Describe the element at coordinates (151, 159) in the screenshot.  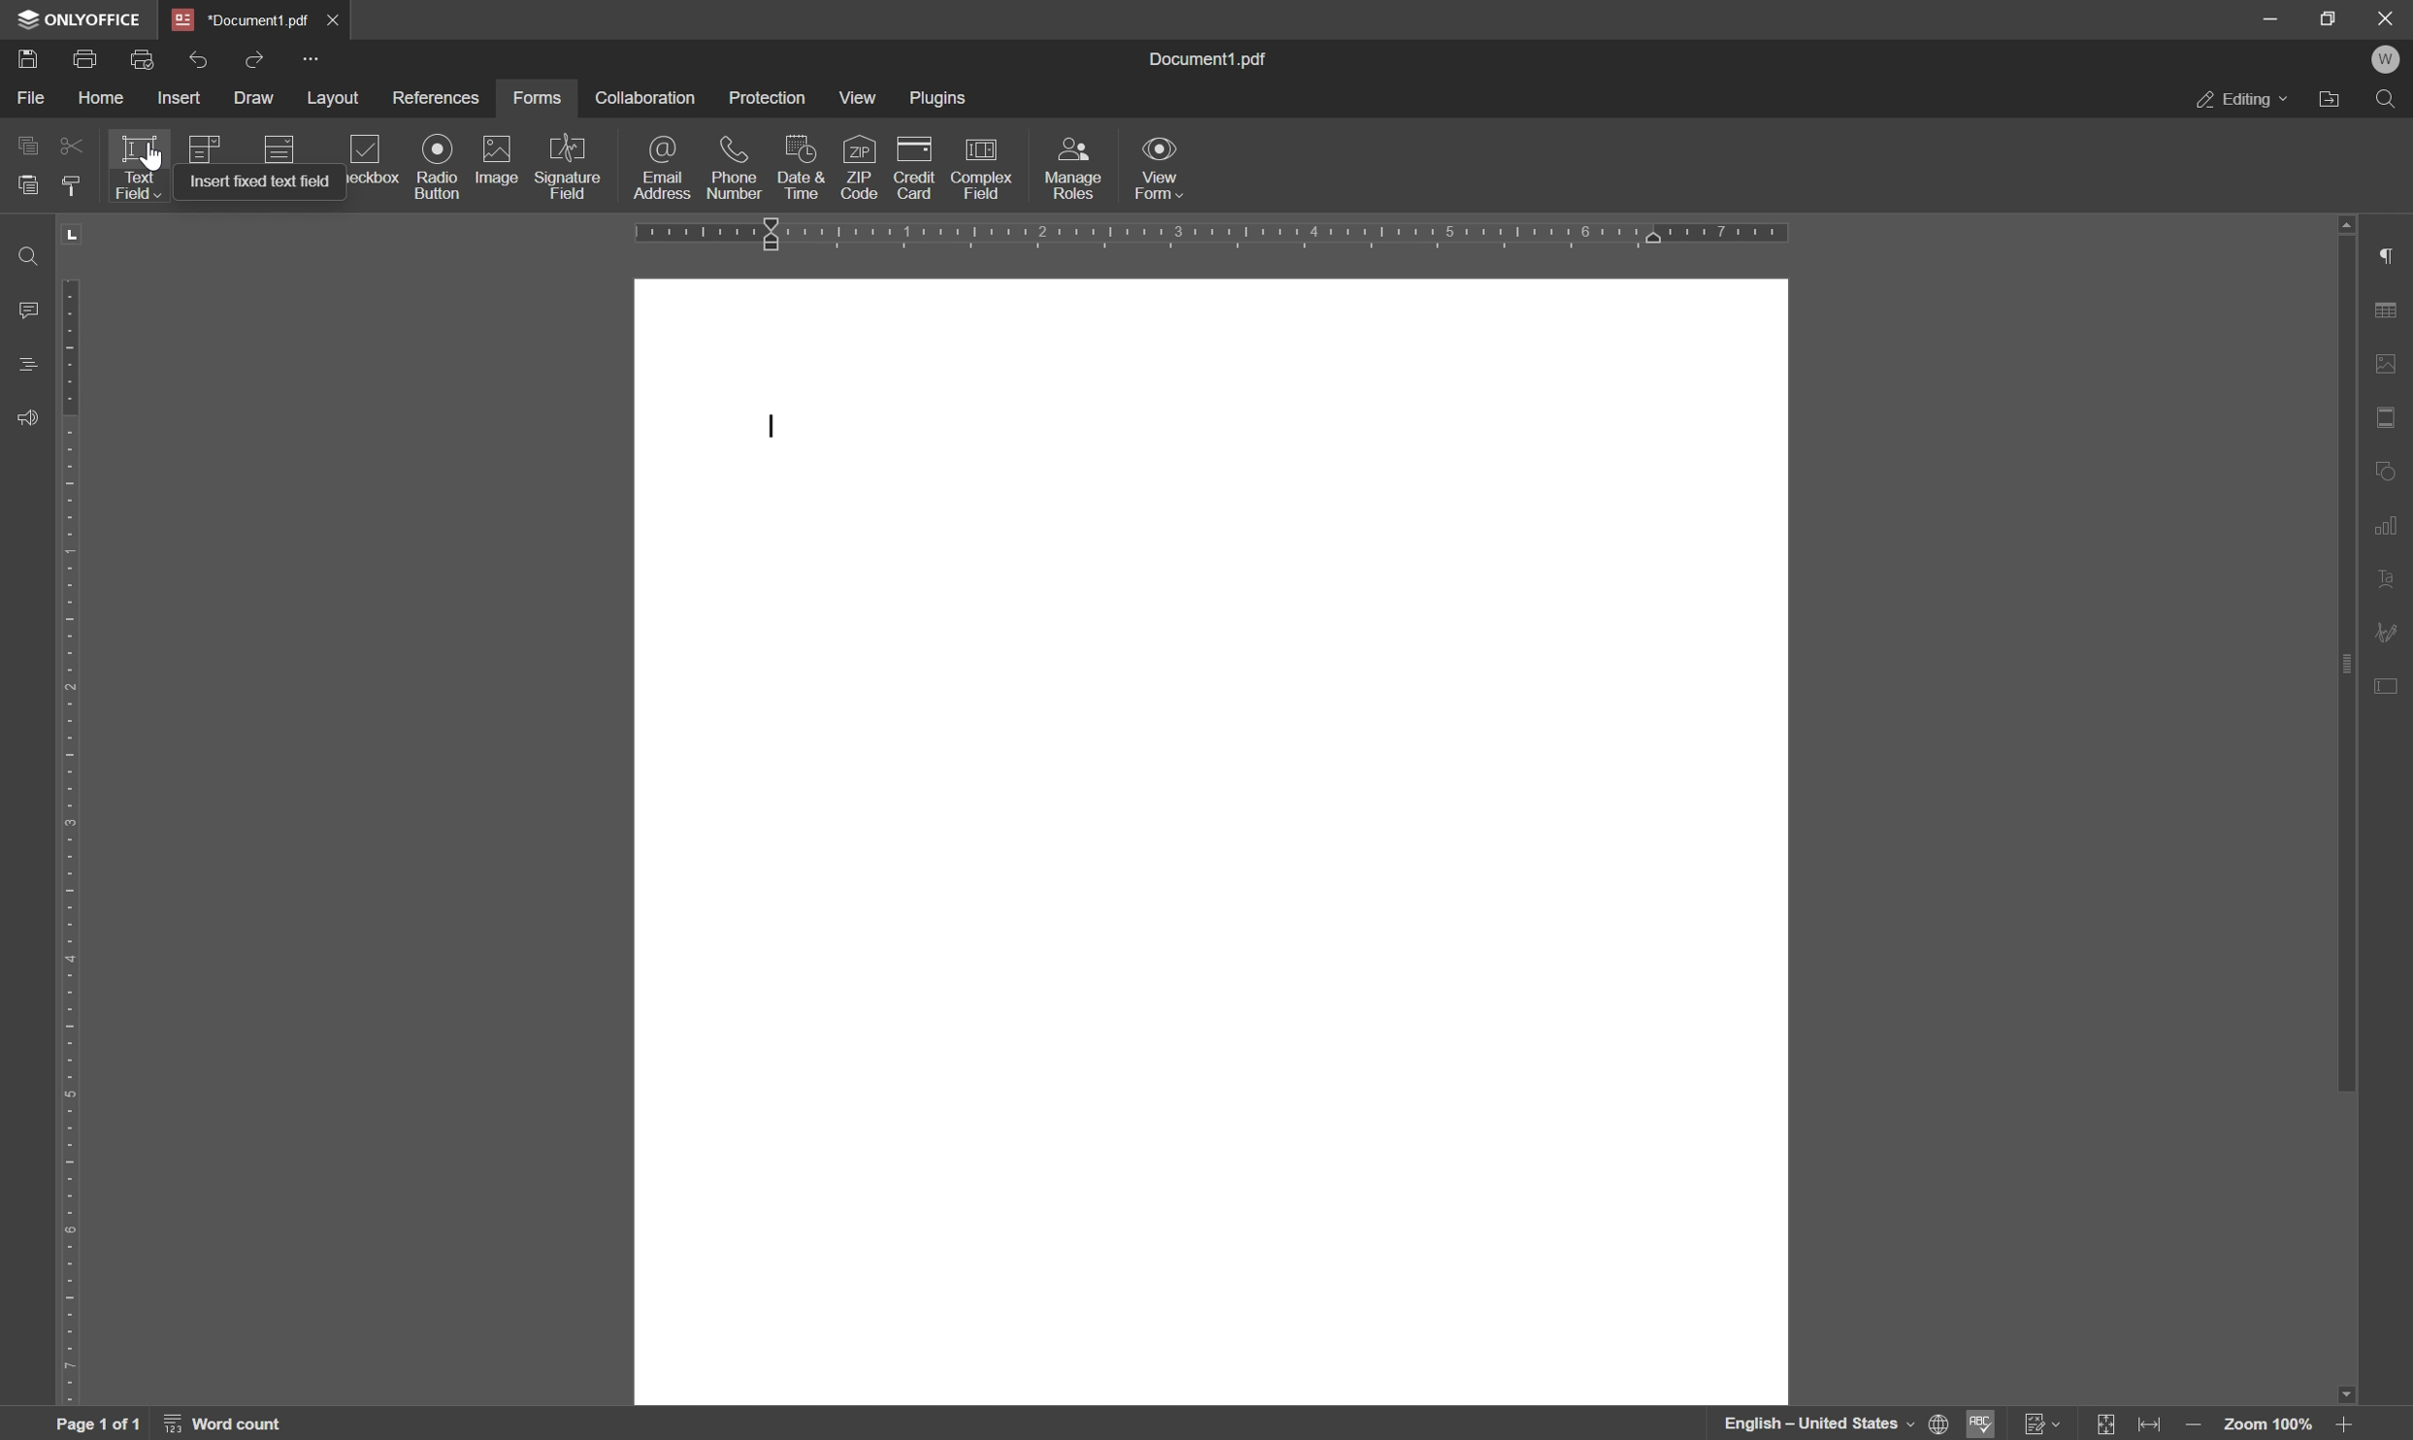
I see `cursor` at that location.